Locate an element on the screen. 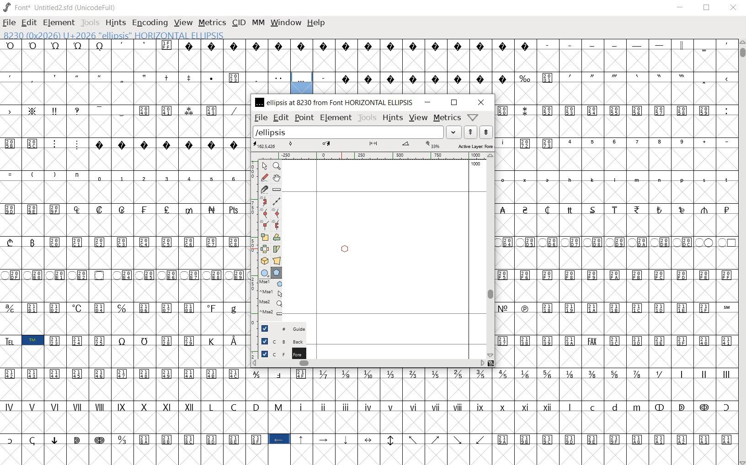 The width and height of the screenshot is (746, 465). skew the selection is located at coordinates (277, 249).